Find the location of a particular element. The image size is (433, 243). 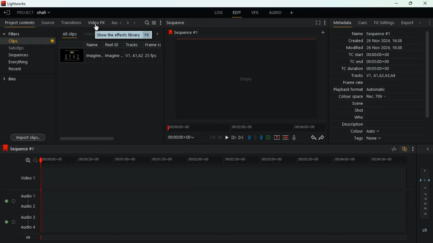

fx settings is located at coordinates (385, 23).